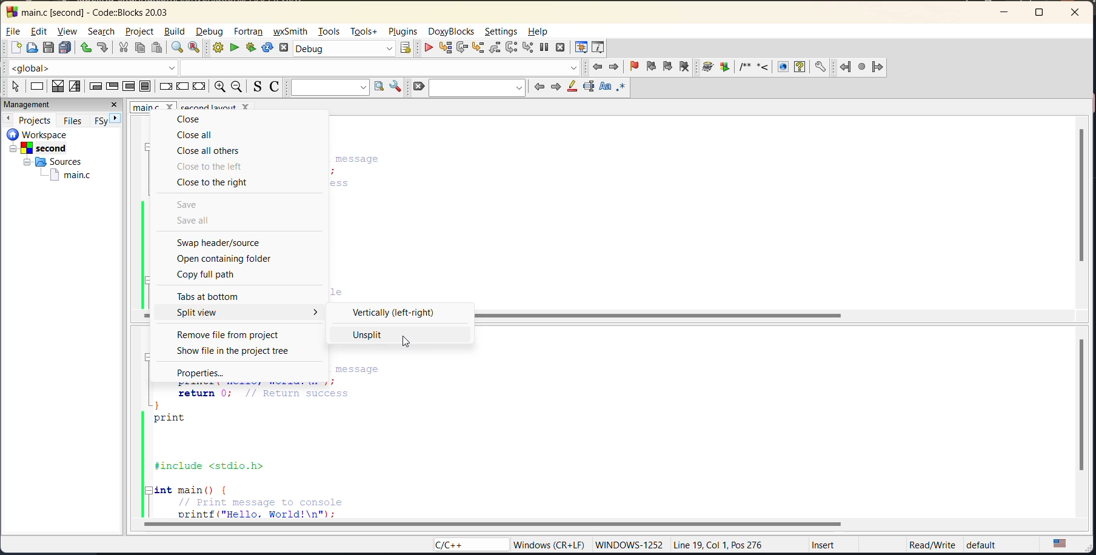 The width and height of the screenshot is (1096, 555). I want to click on help, so click(538, 30).